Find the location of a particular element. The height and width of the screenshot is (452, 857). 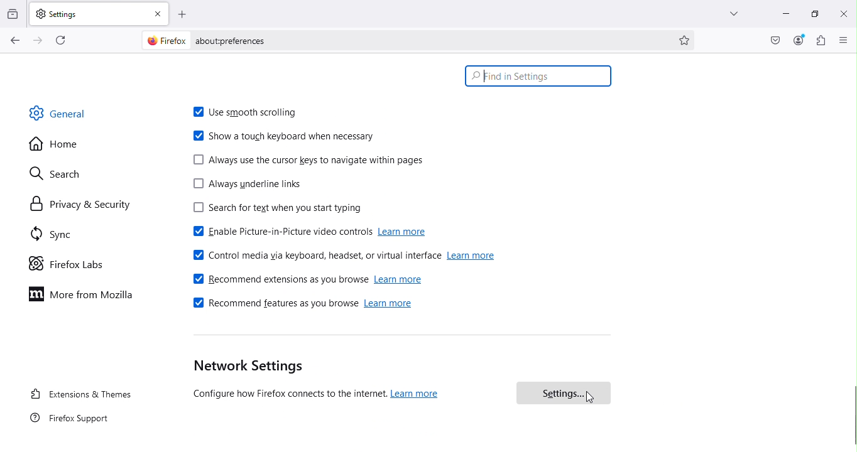

Maximize is located at coordinates (813, 13).